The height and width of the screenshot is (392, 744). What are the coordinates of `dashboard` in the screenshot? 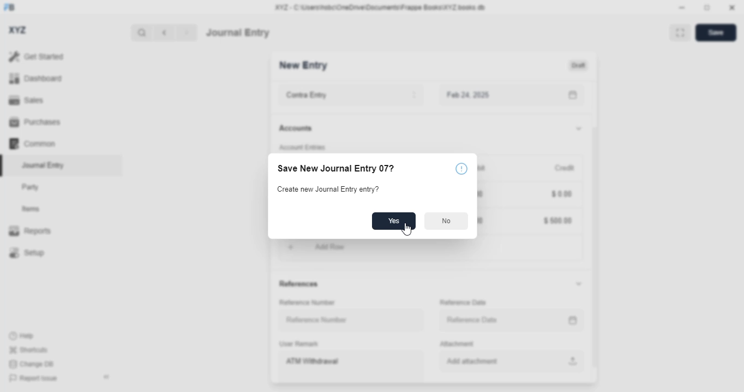 It's located at (35, 78).